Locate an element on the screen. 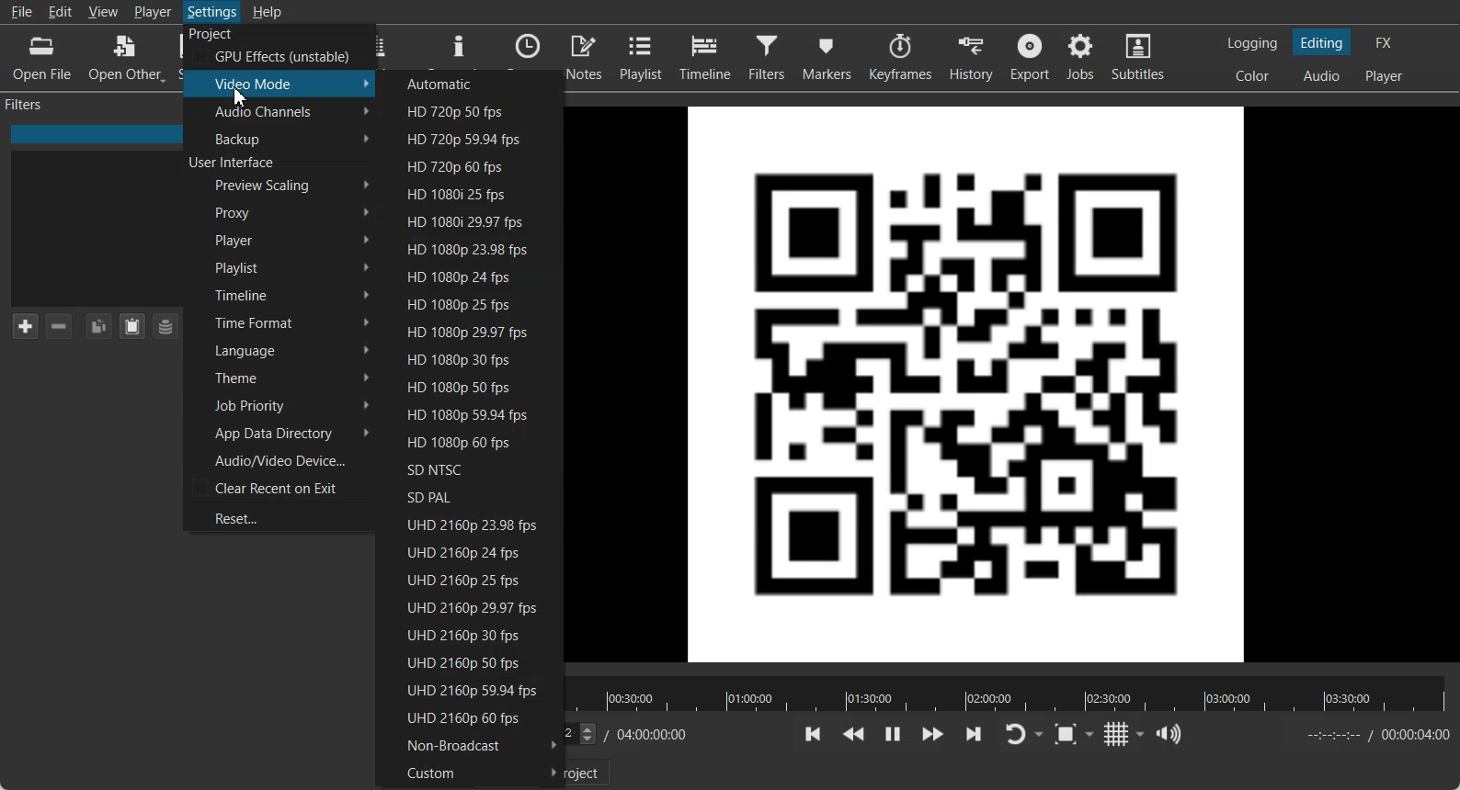 This screenshot has height=790, width=1460. UHD 2160p 60 fps is located at coordinates (465, 717).